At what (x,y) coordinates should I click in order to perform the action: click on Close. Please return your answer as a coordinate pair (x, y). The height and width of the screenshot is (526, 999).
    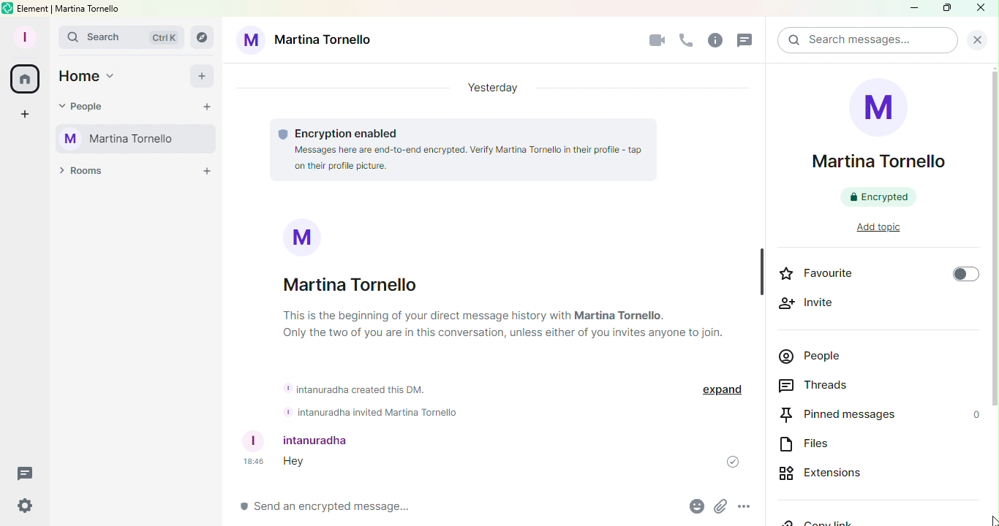
    Looking at the image, I should click on (982, 8).